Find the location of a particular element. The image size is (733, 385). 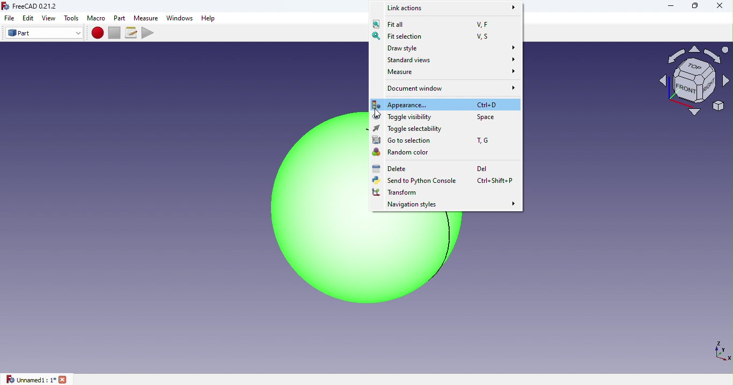

Macro recording is located at coordinates (98, 33).